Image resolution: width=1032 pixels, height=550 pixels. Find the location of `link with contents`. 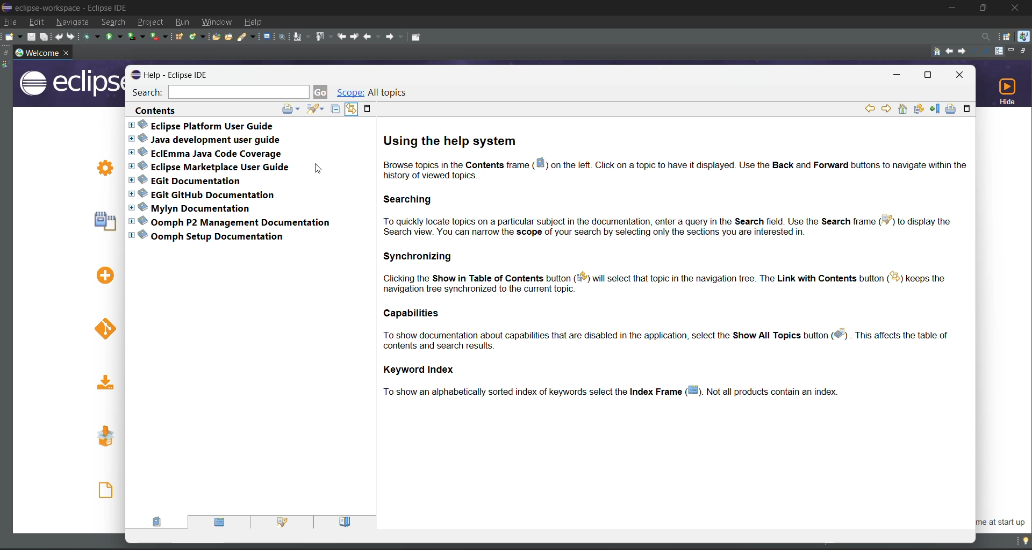

link with contents is located at coordinates (351, 109).